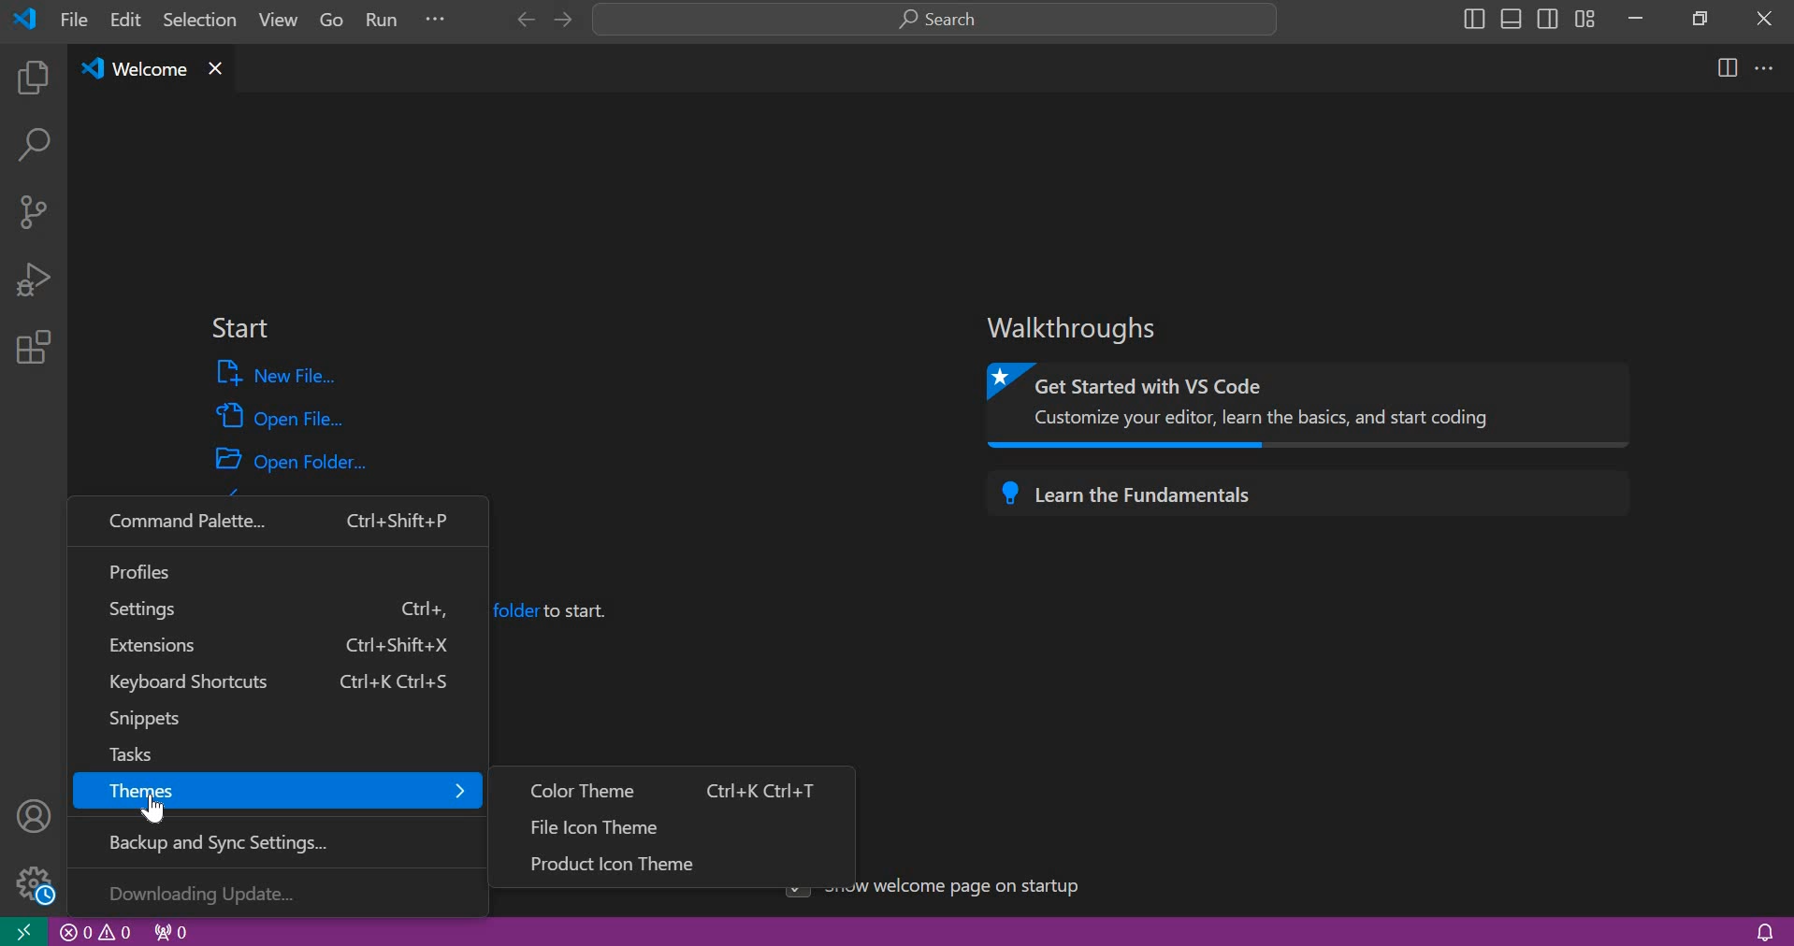 This screenshot has width=1794, height=946. Describe the element at coordinates (215, 67) in the screenshot. I see `close tab` at that location.